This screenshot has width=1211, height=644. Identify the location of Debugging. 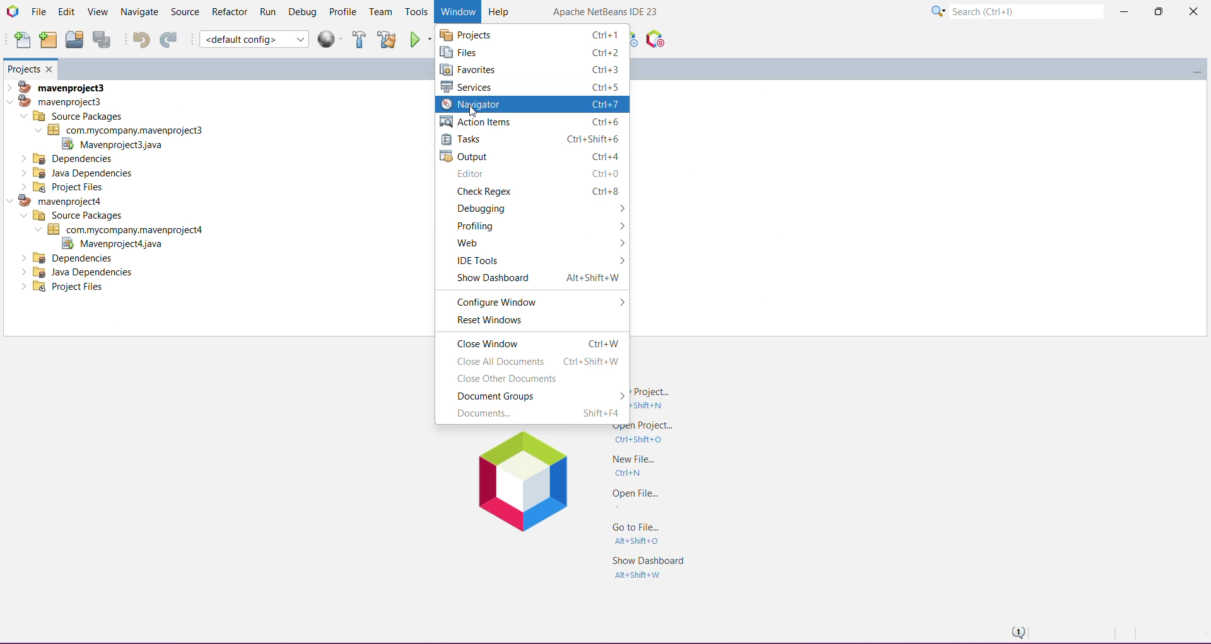
(534, 208).